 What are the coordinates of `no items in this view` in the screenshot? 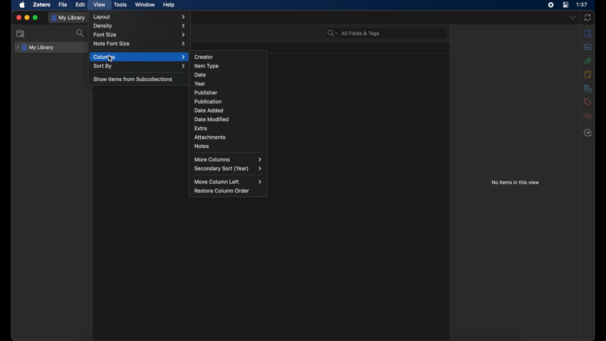 It's located at (515, 182).